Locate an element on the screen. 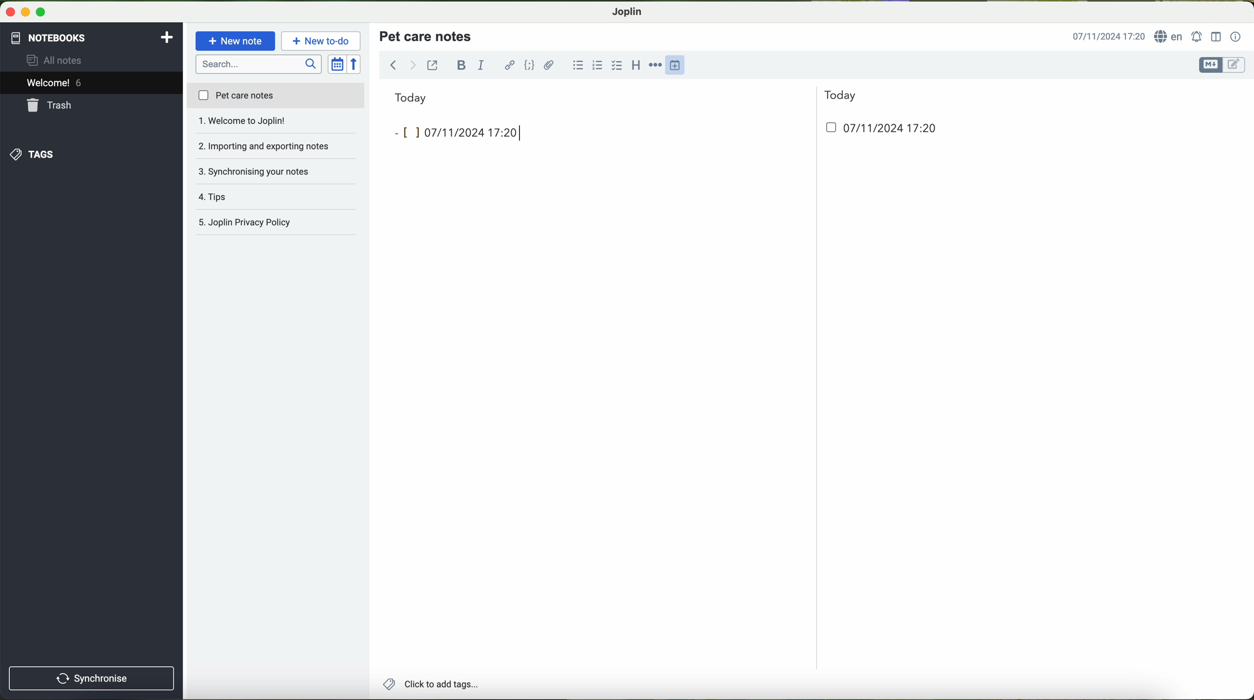 The image size is (1254, 700). toggle external editing is located at coordinates (432, 65).